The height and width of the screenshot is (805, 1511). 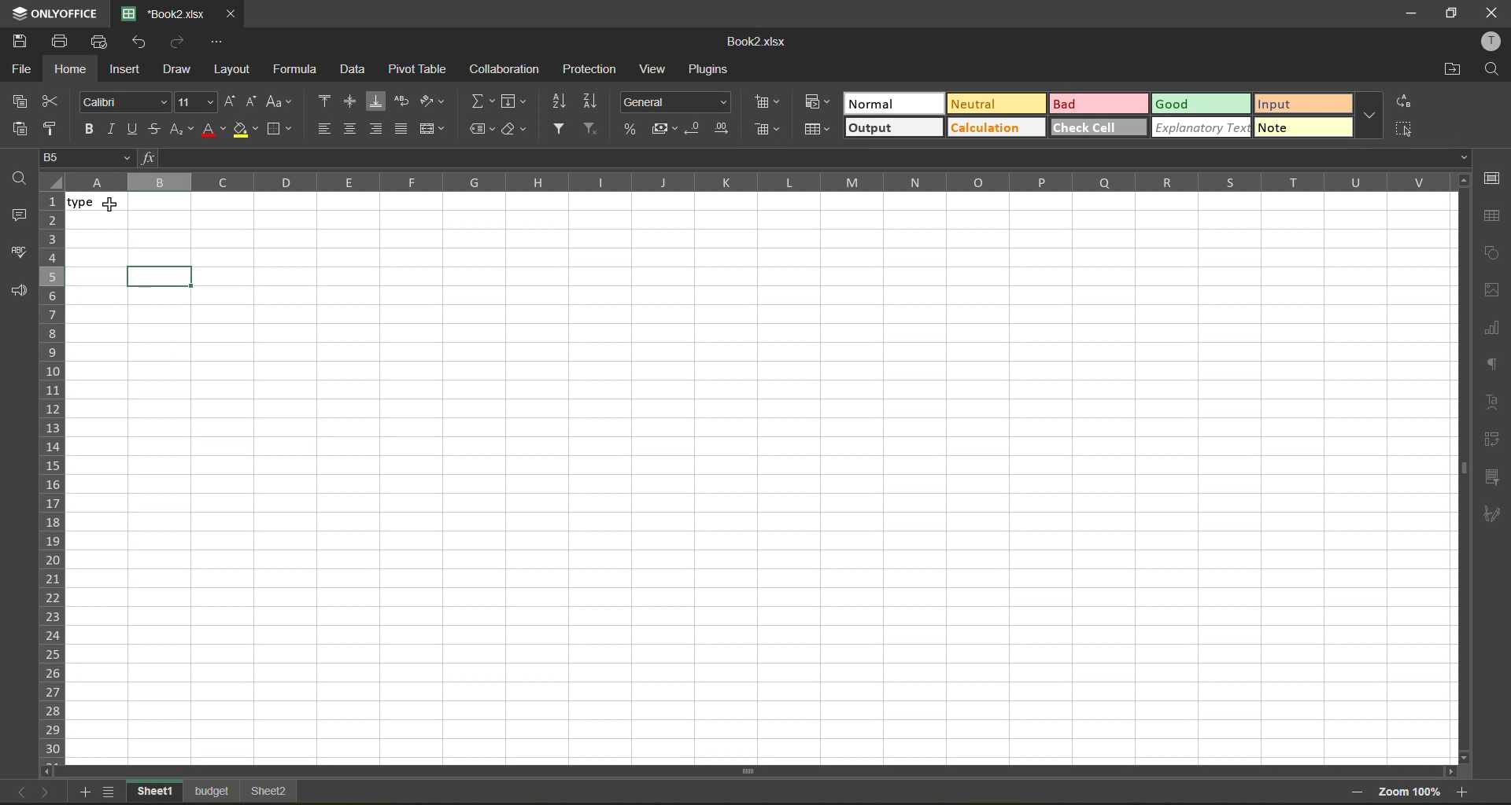 What do you see at coordinates (515, 102) in the screenshot?
I see `fields` at bounding box center [515, 102].